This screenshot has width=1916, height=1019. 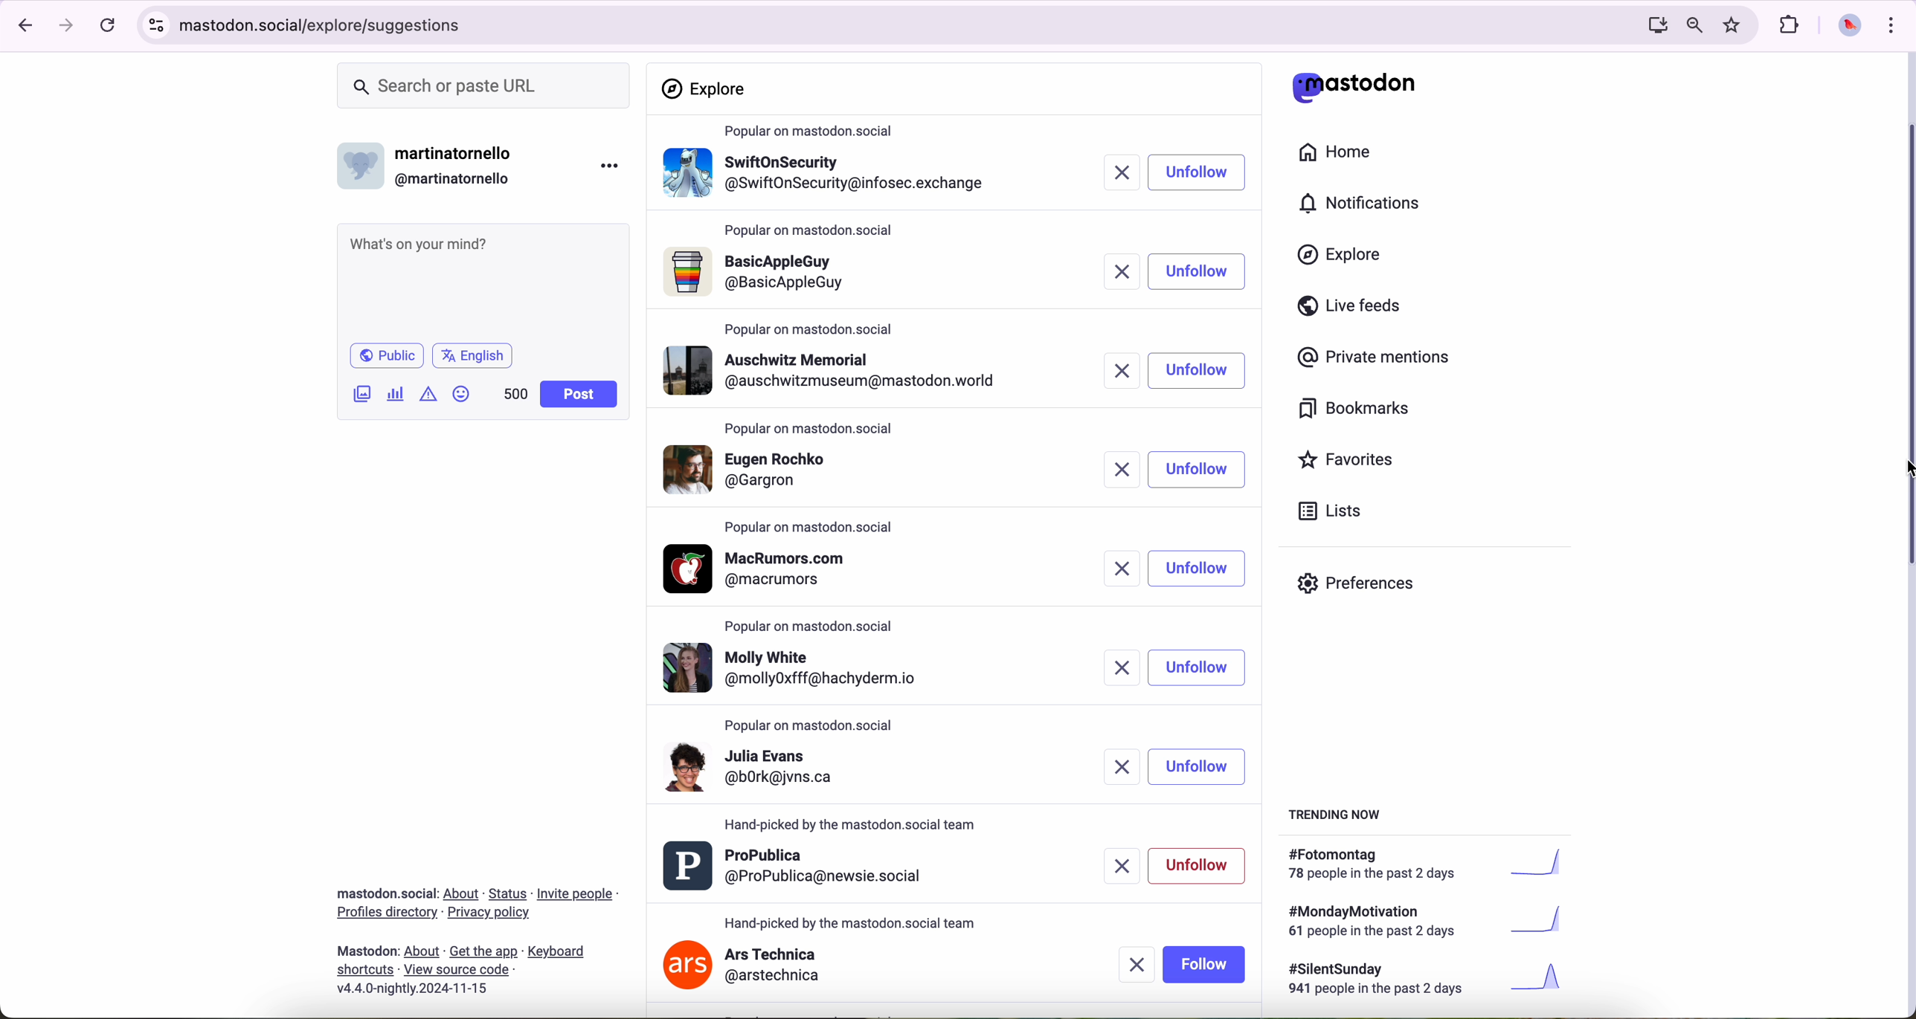 I want to click on post button, so click(x=579, y=395).